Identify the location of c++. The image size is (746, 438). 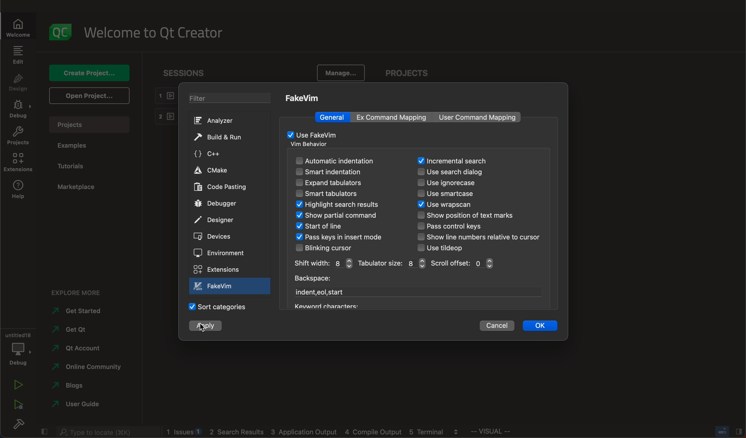
(223, 154).